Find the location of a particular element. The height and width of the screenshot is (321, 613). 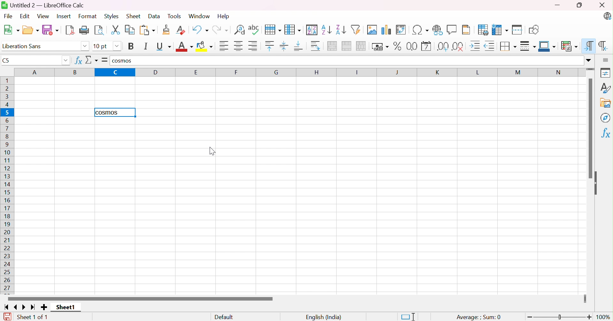

Format as Number is located at coordinates (412, 46).